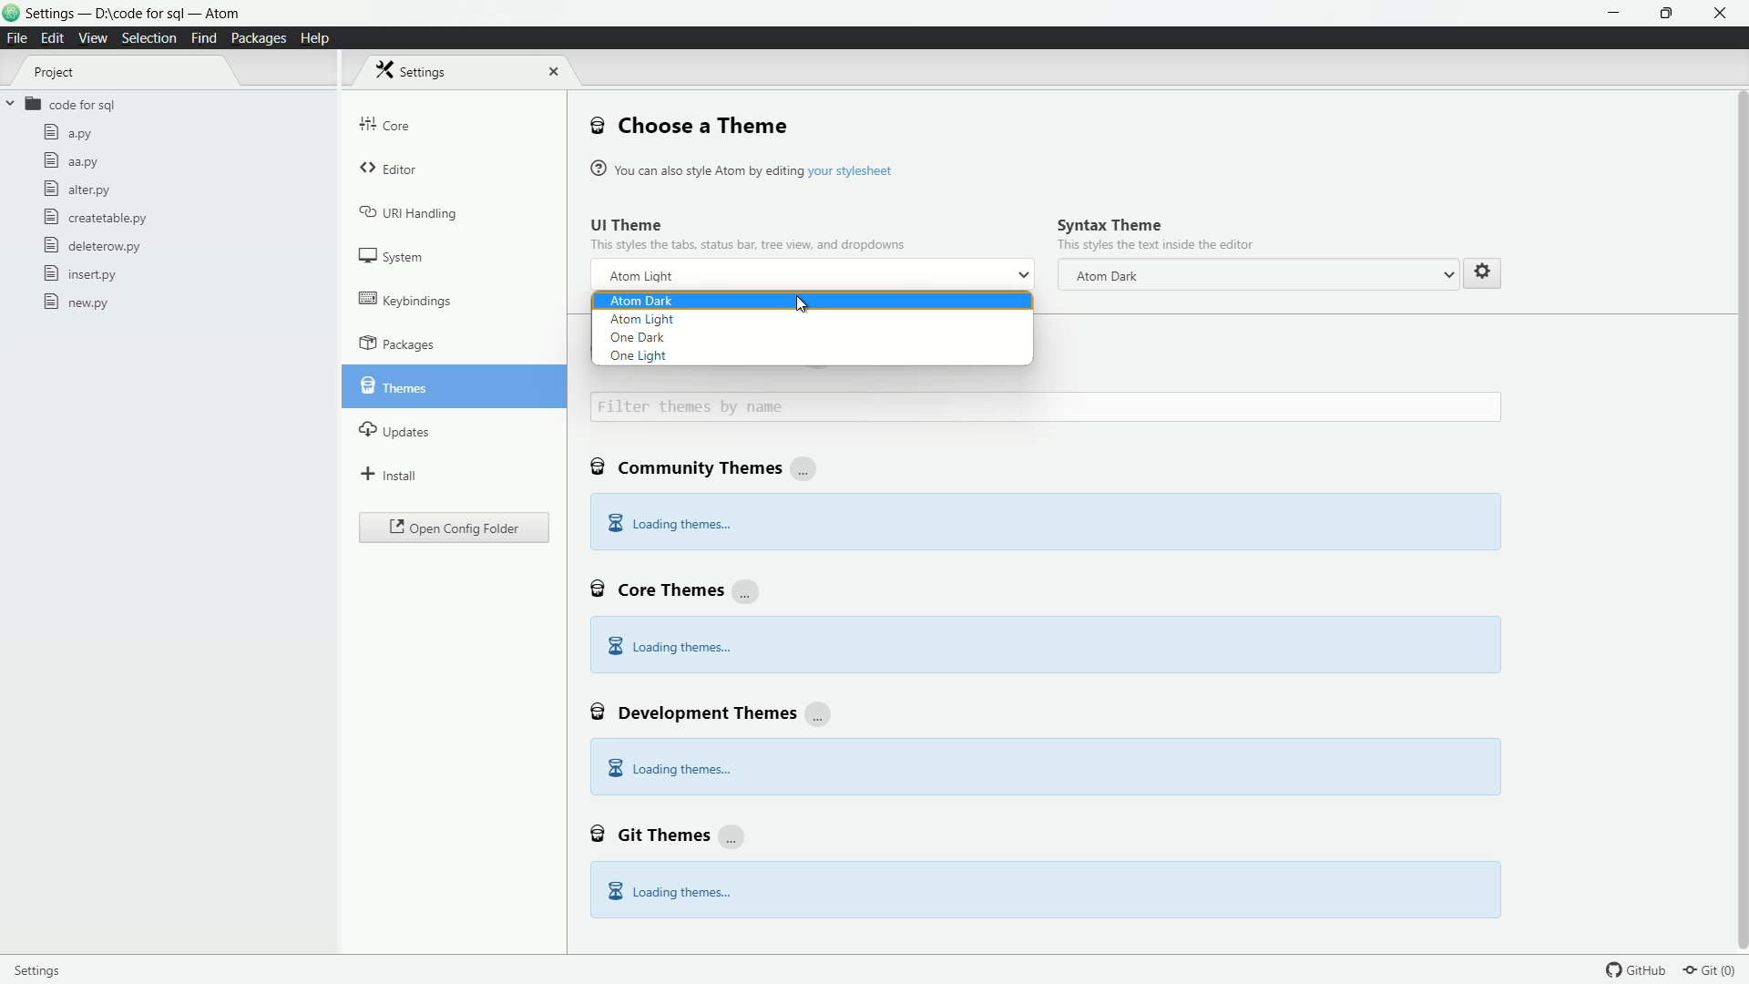  What do you see at coordinates (668, 770) in the screenshot?
I see `loading themes` at bounding box center [668, 770].